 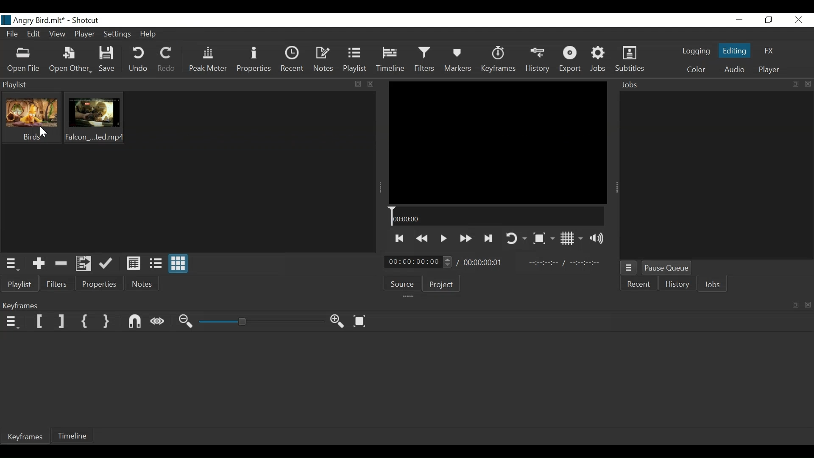 I want to click on Playlist menu, so click(x=11, y=264).